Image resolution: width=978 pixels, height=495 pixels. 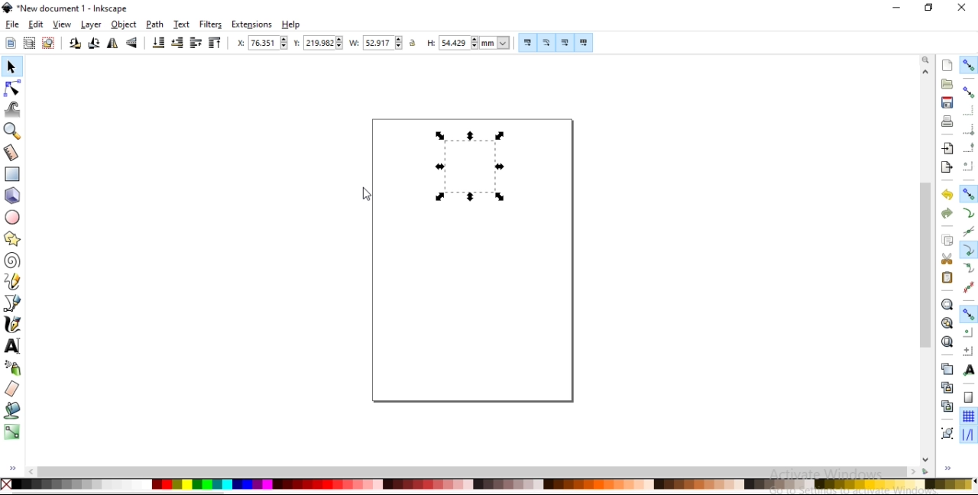 I want to click on snap to path intersections, so click(x=967, y=230).